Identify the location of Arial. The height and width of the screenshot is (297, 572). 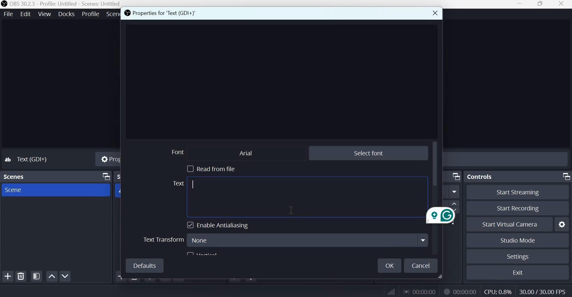
(244, 153).